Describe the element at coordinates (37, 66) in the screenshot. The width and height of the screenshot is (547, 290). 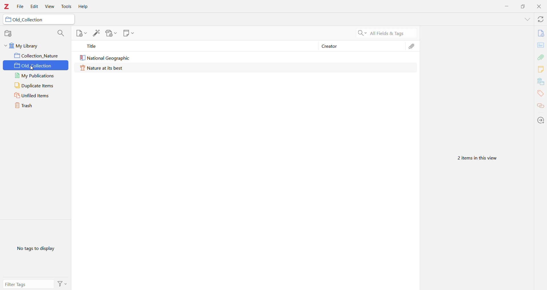
I see `Old_Collection` at that location.